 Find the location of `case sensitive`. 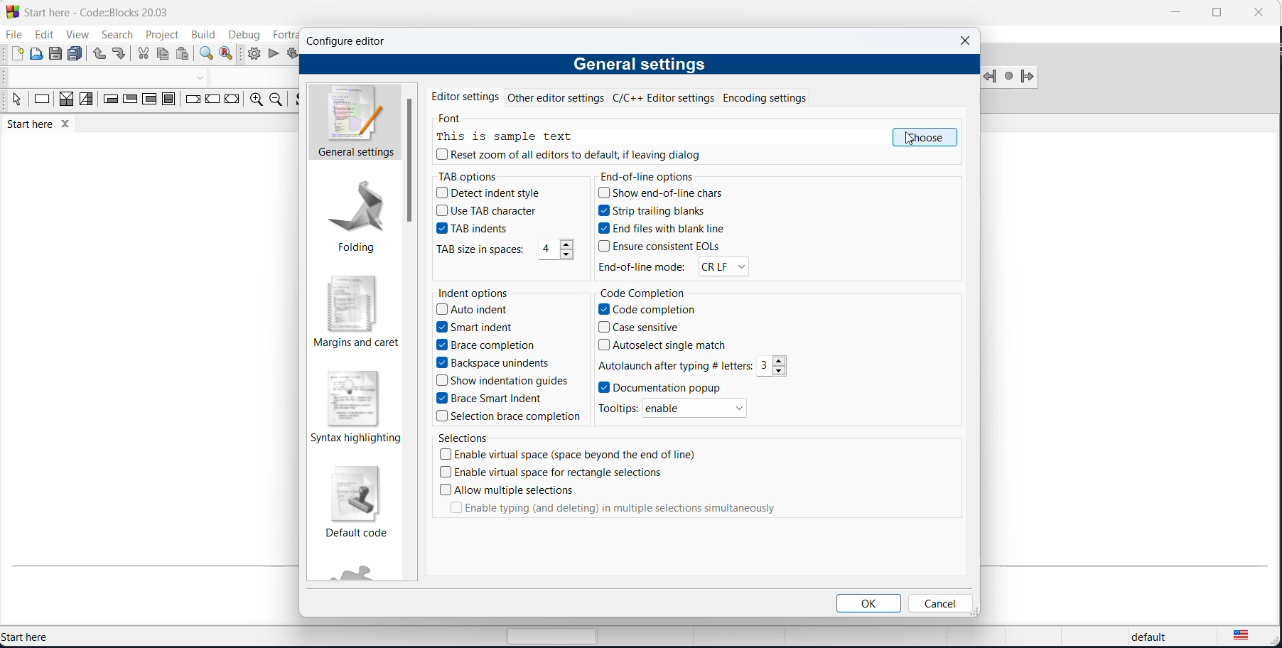

case sensitive is located at coordinates (640, 328).